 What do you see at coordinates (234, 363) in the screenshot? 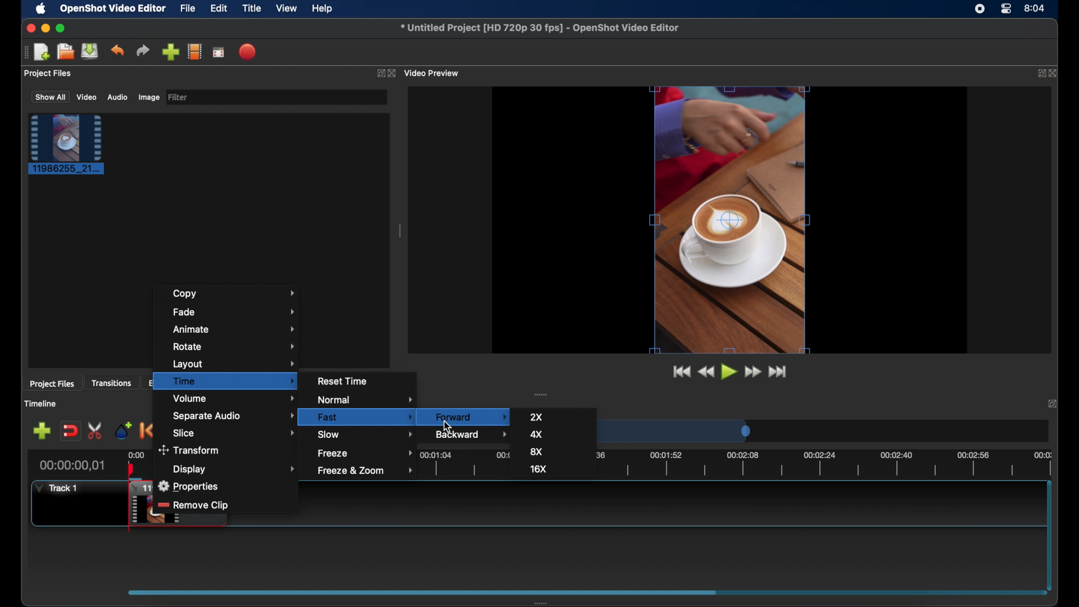
I see `layoutmenu` at bounding box center [234, 363].